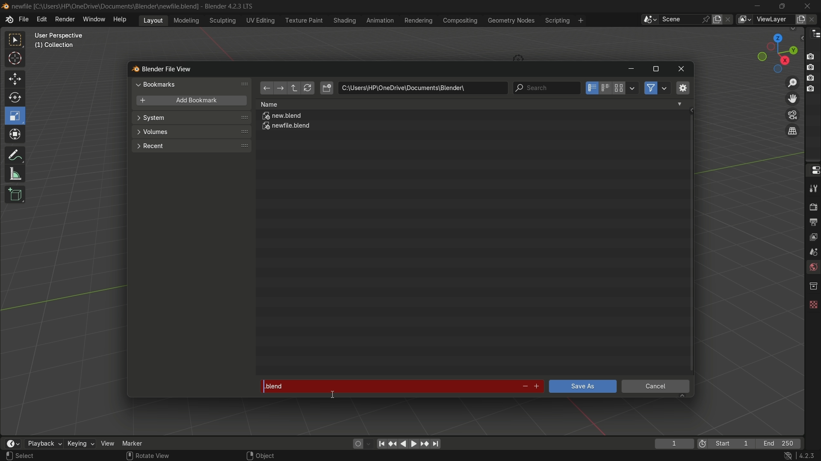  I want to click on browse scenes, so click(650, 20).